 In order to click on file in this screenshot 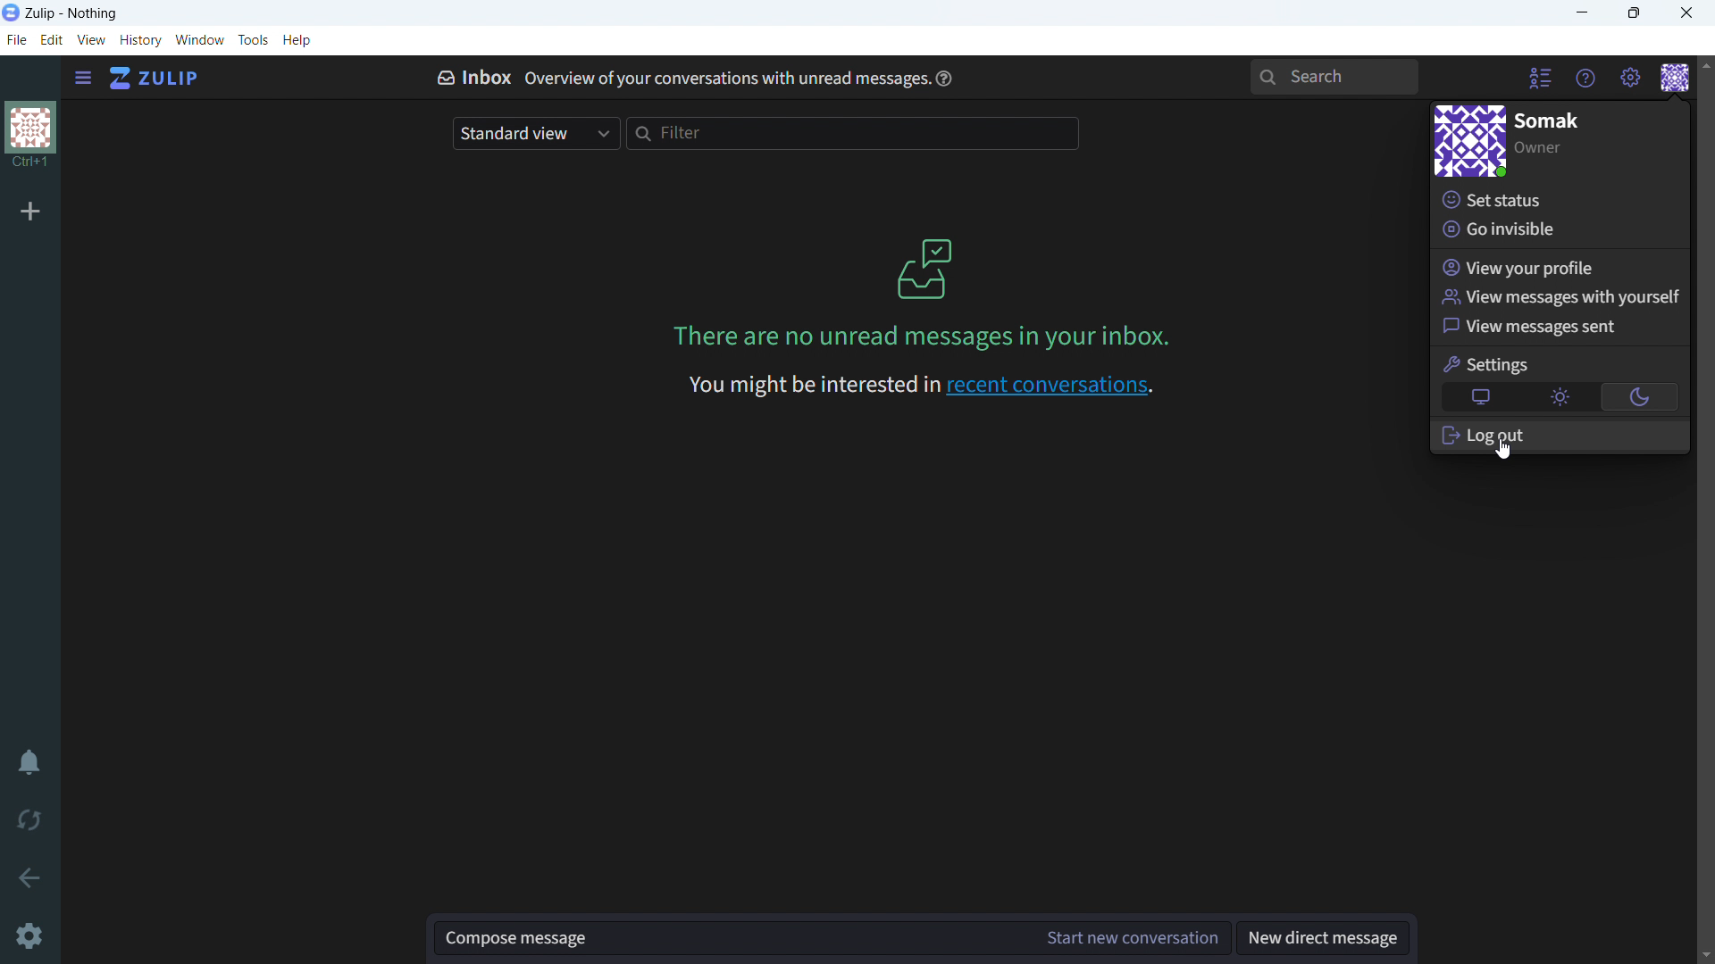, I will do `click(15, 39)`.